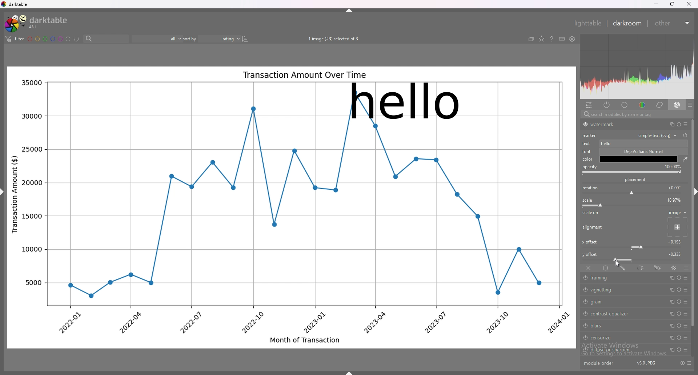 This screenshot has height=375, width=698. I want to click on presets, so click(686, 290).